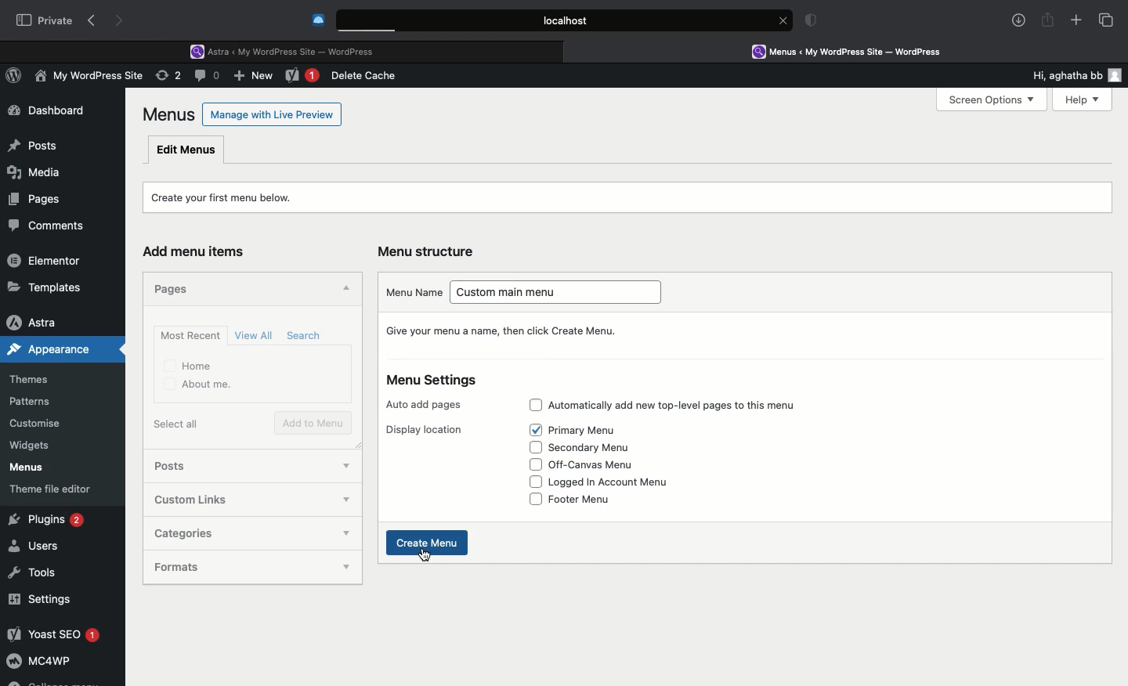  What do you see at coordinates (179, 424) in the screenshot?
I see `Select all` at bounding box center [179, 424].